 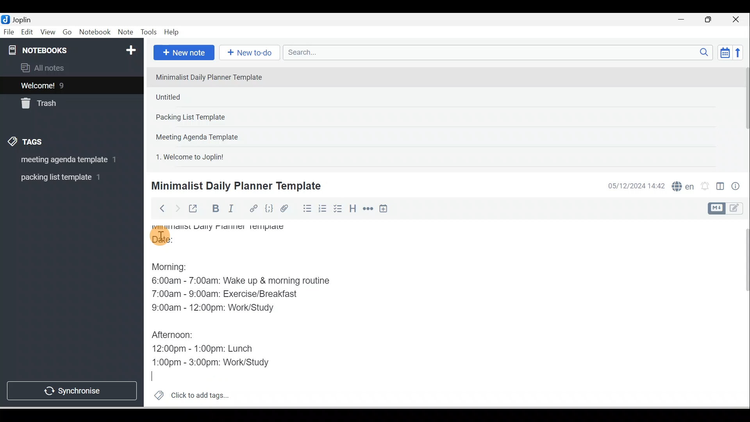 I want to click on Date & time, so click(x=635, y=186).